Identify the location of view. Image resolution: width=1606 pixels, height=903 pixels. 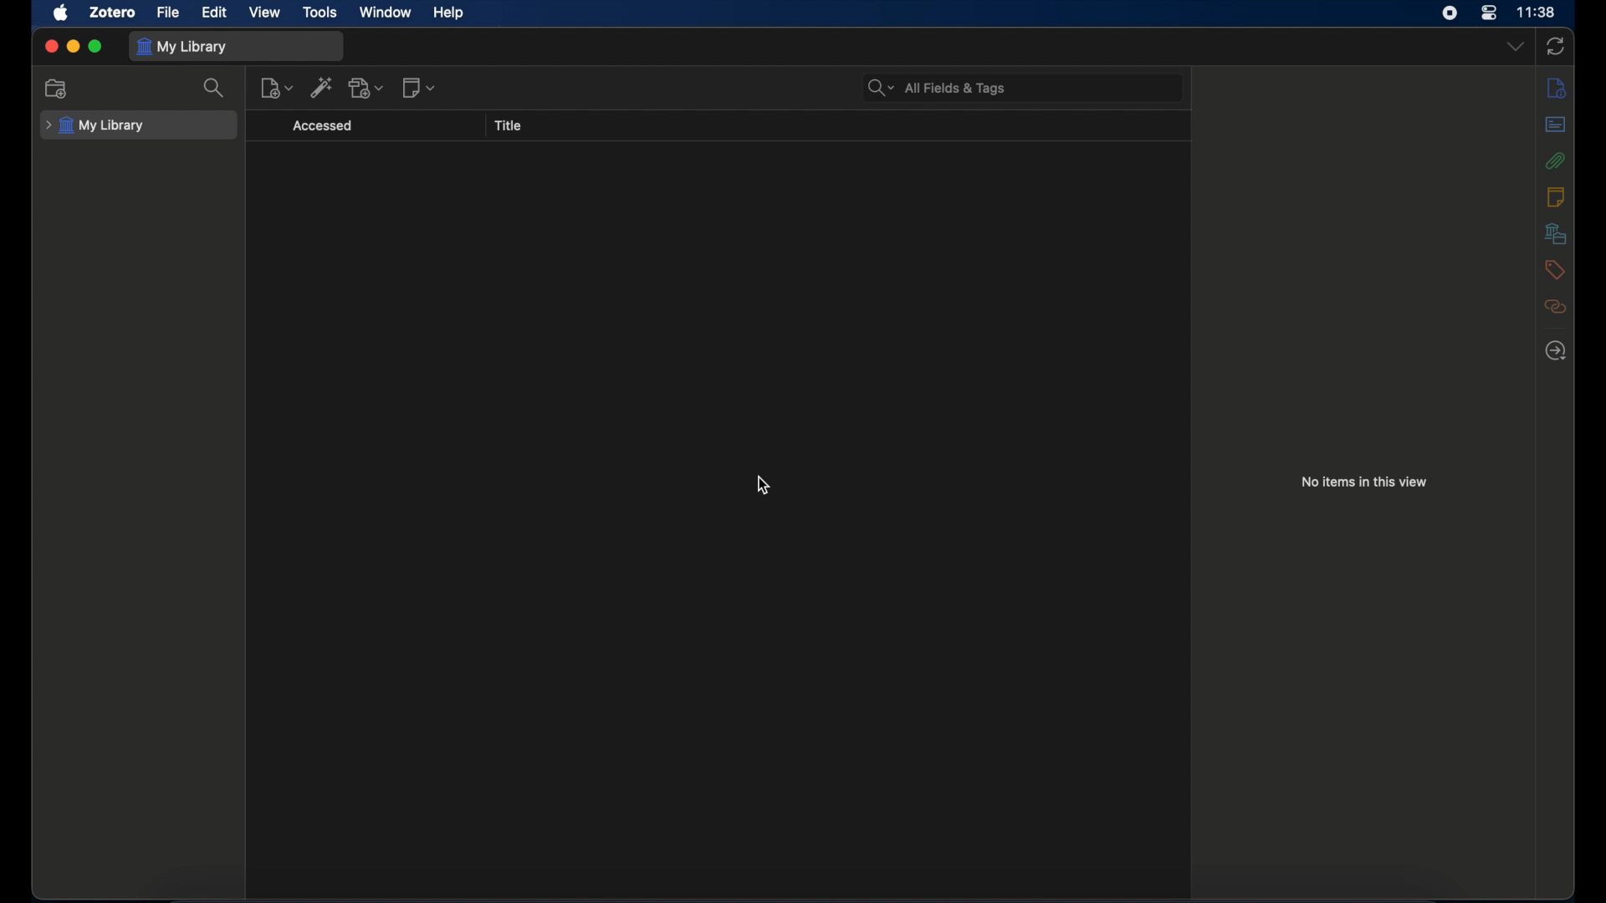
(264, 13).